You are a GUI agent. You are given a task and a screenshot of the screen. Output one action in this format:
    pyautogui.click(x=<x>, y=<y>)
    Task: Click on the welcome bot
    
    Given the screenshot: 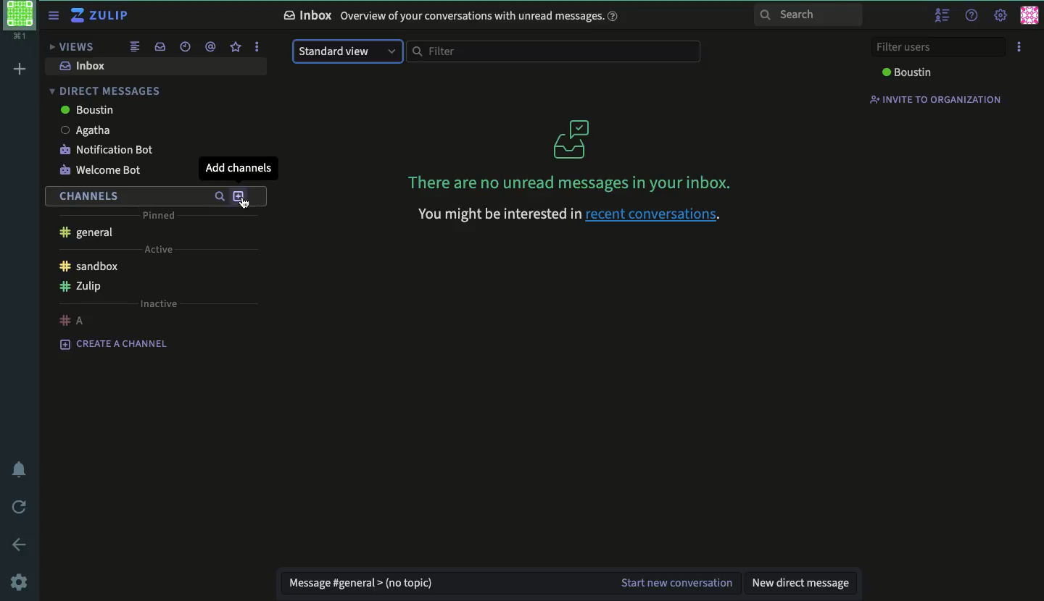 What is the action you would take?
    pyautogui.click(x=101, y=172)
    